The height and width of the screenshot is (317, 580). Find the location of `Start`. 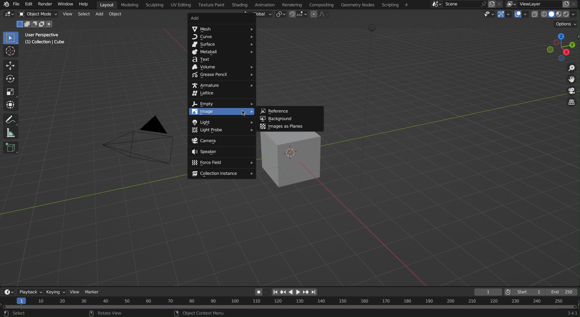

Start is located at coordinates (523, 291).